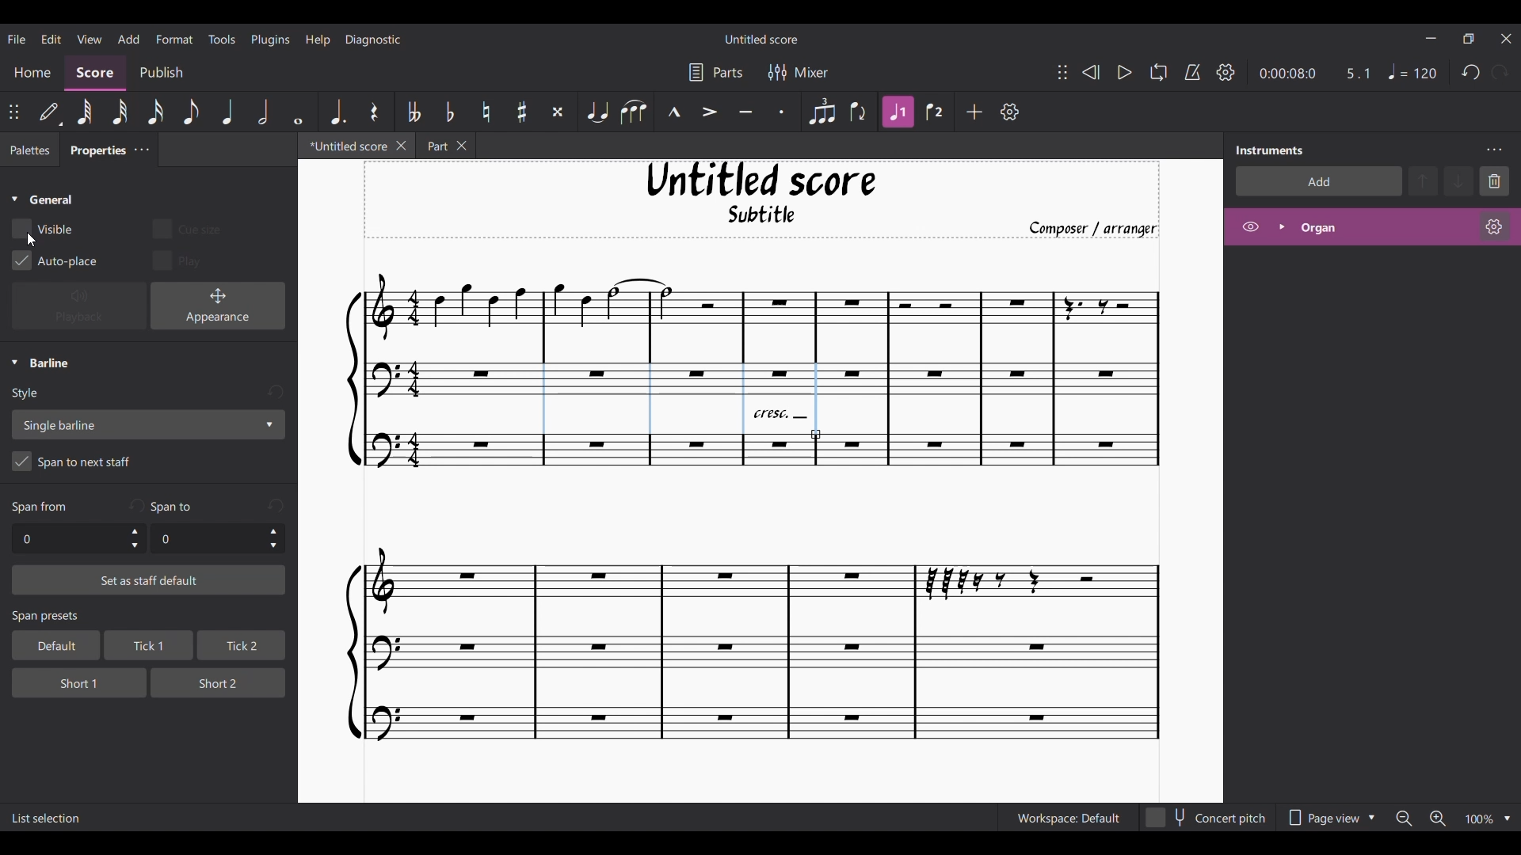  Describe the element at coordinates (51, 645) in the screenshot. I see `default` at that location.